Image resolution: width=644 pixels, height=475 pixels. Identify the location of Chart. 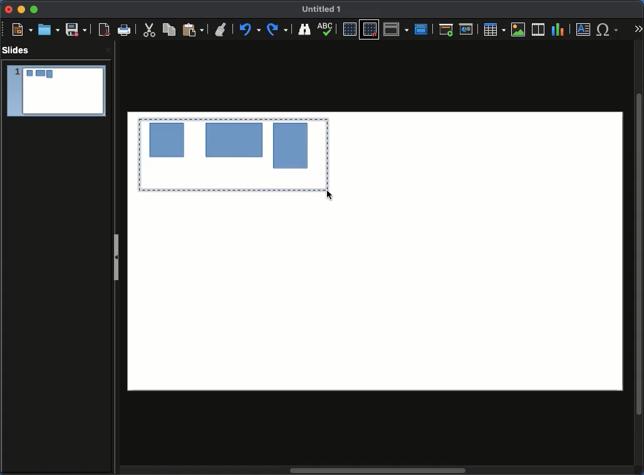
(559, 30).